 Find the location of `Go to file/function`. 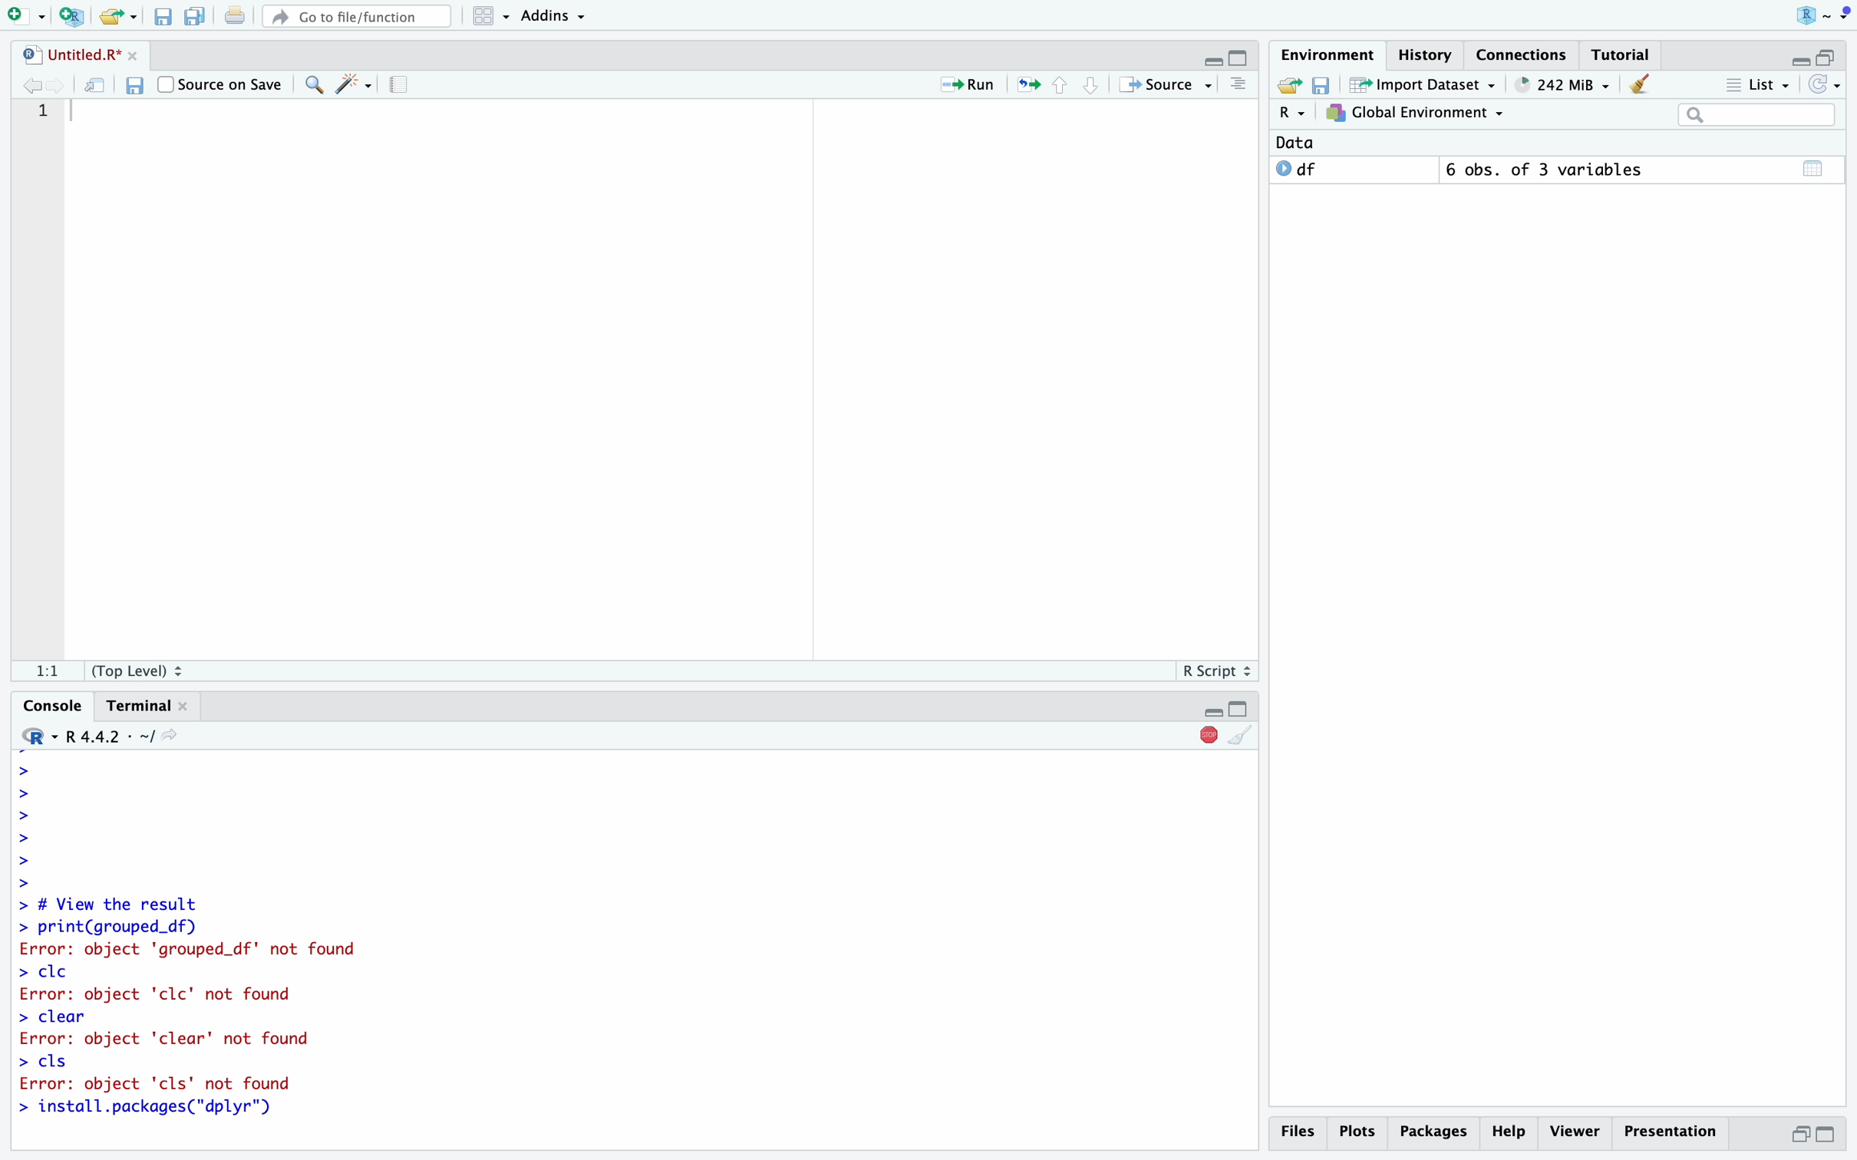

Go to file/function is located at coordinates (354, 17).